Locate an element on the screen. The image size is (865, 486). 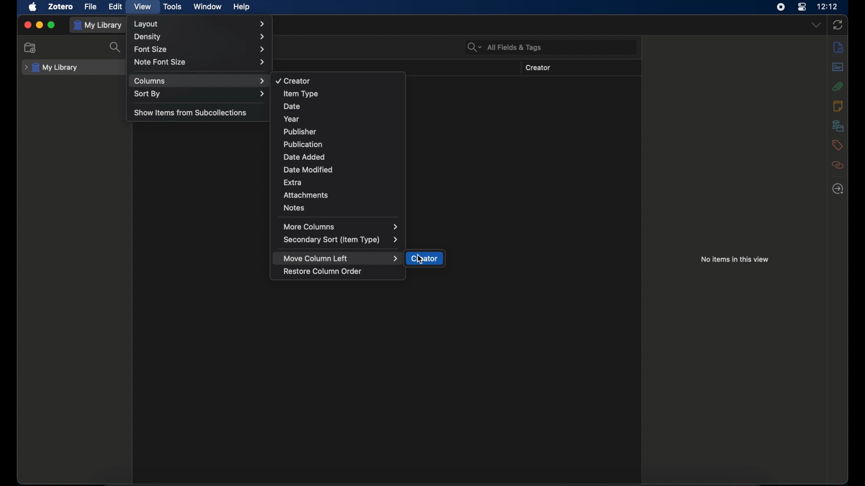
screen recorder is located at coordinates (780, 7).